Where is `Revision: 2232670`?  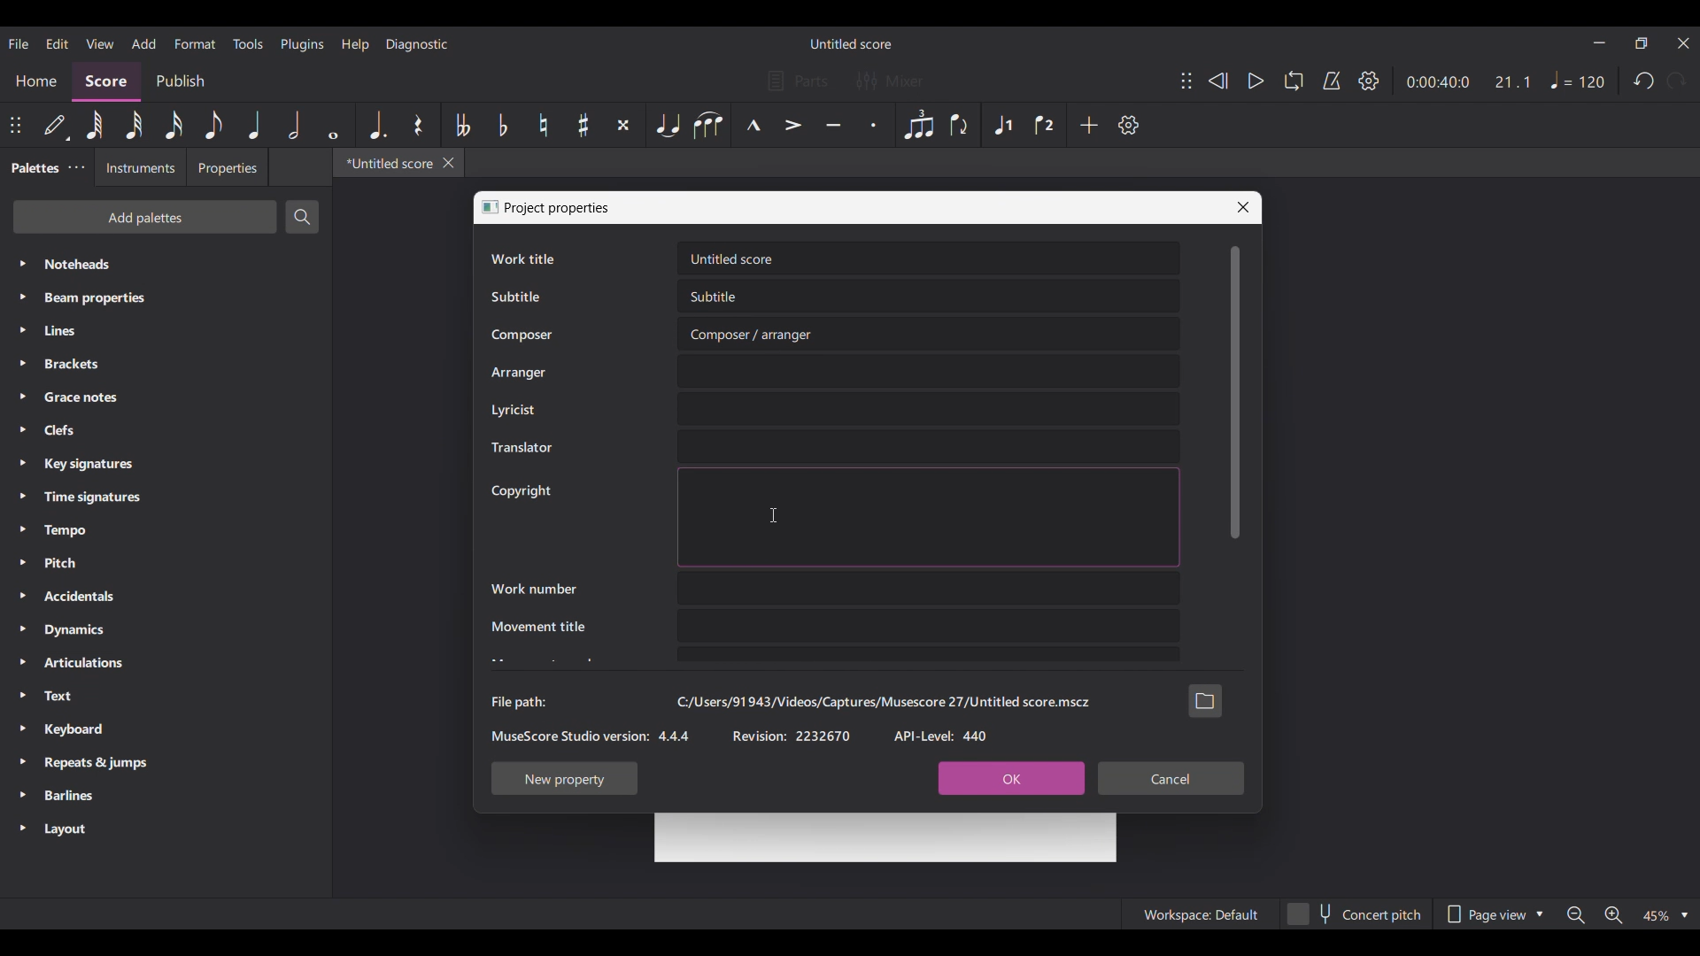 Revision: 2232670 is located at coordinates (792, 736).